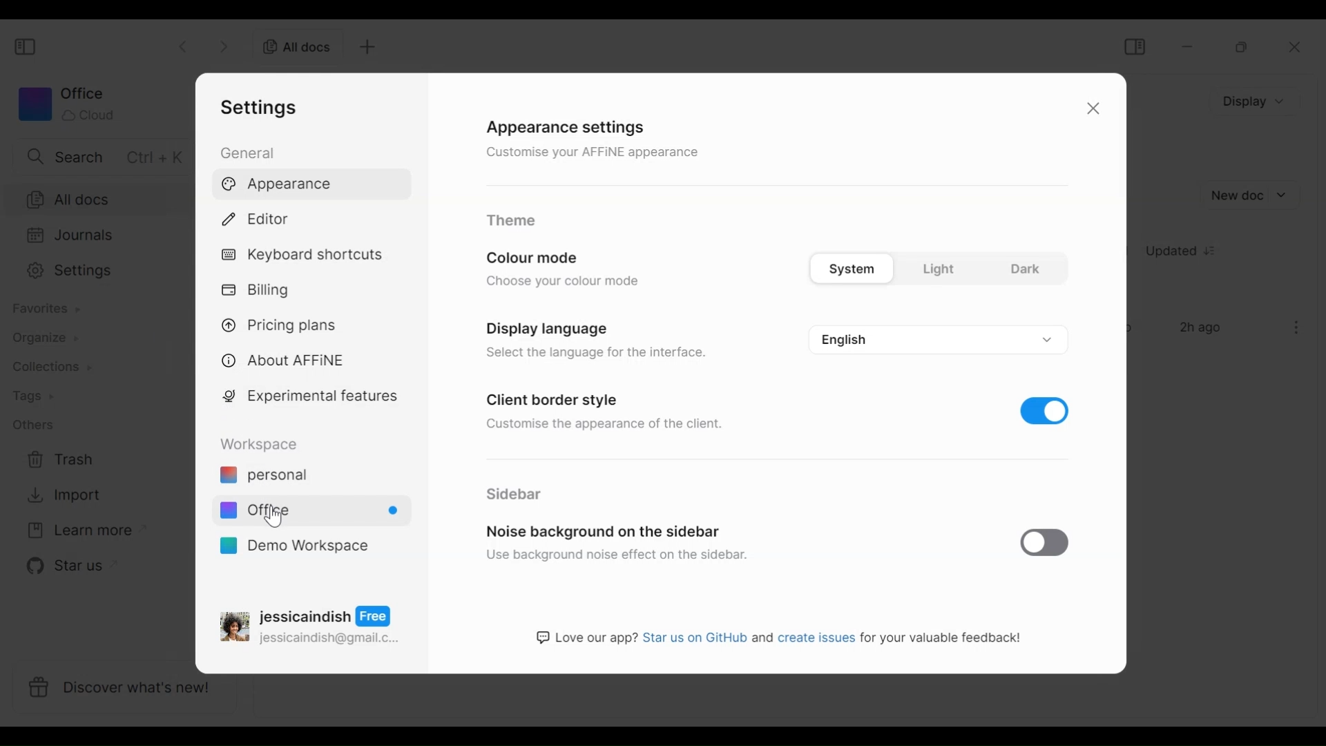 This screenshot has width=1326, height=746. What do you see at coordinates (1242, 47) in the screenshot?
I see `restore` at bounding box center [1242, 47].